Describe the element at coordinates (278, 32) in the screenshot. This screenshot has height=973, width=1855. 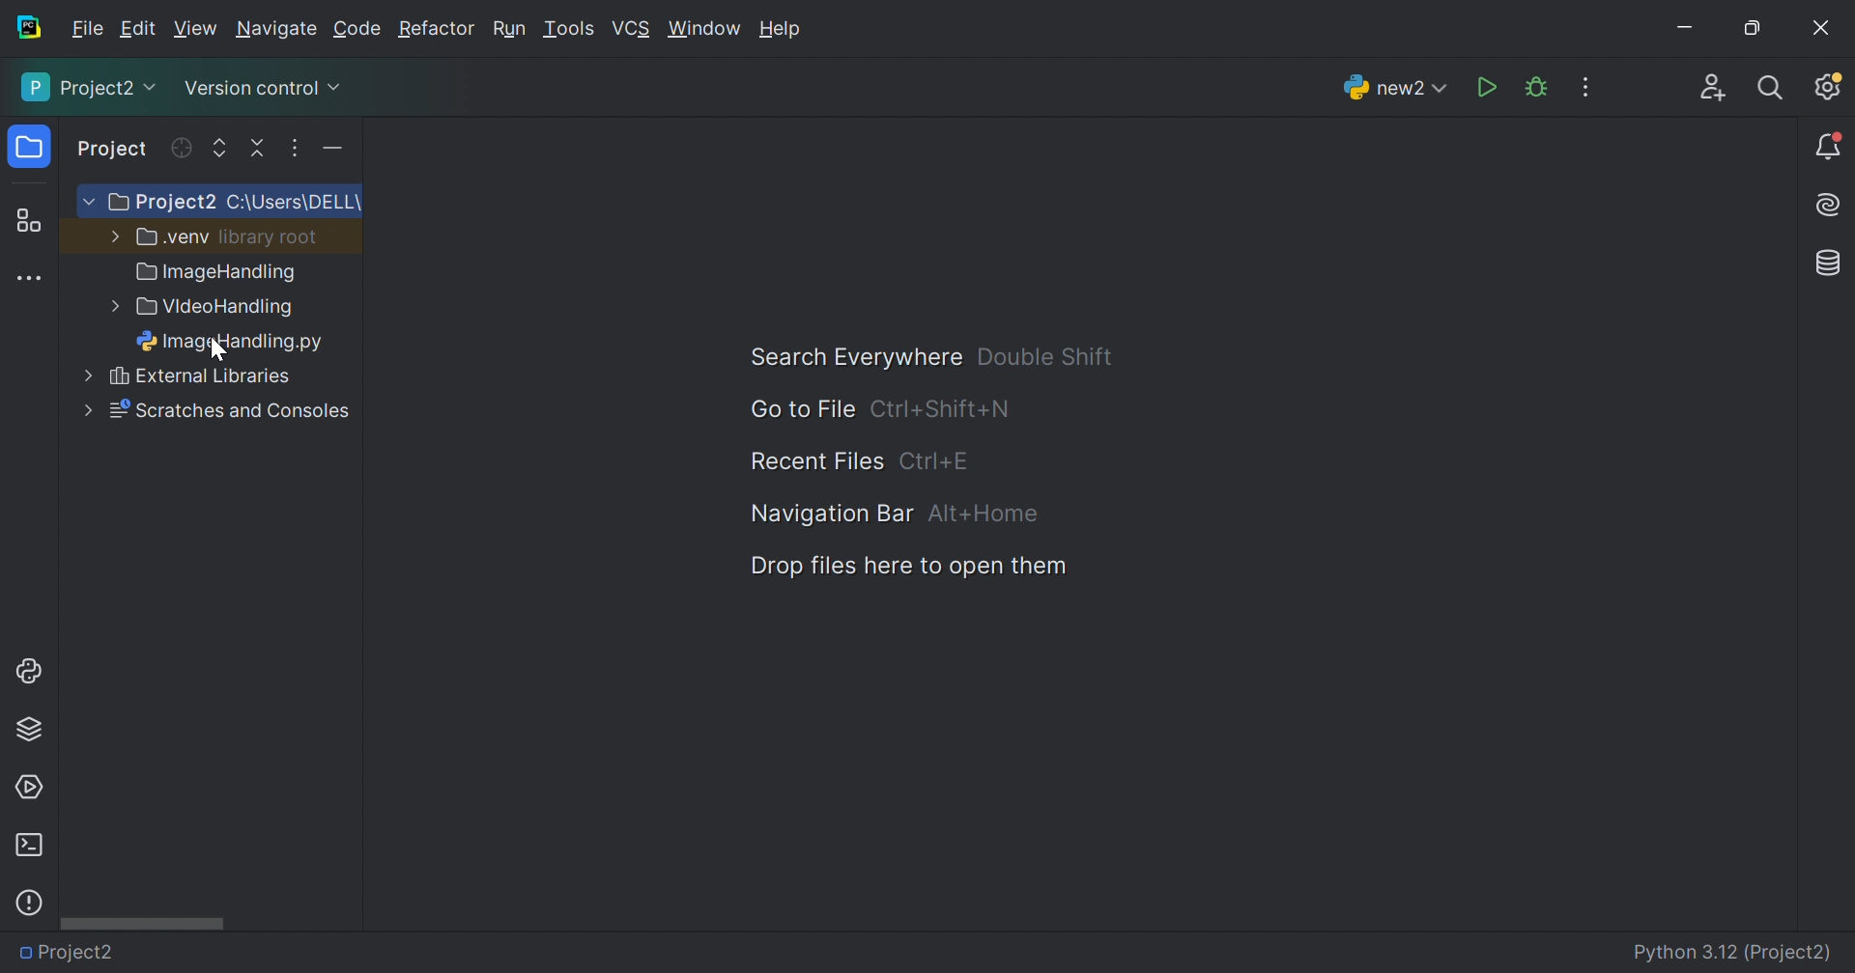
I see `Navigate` at that location.